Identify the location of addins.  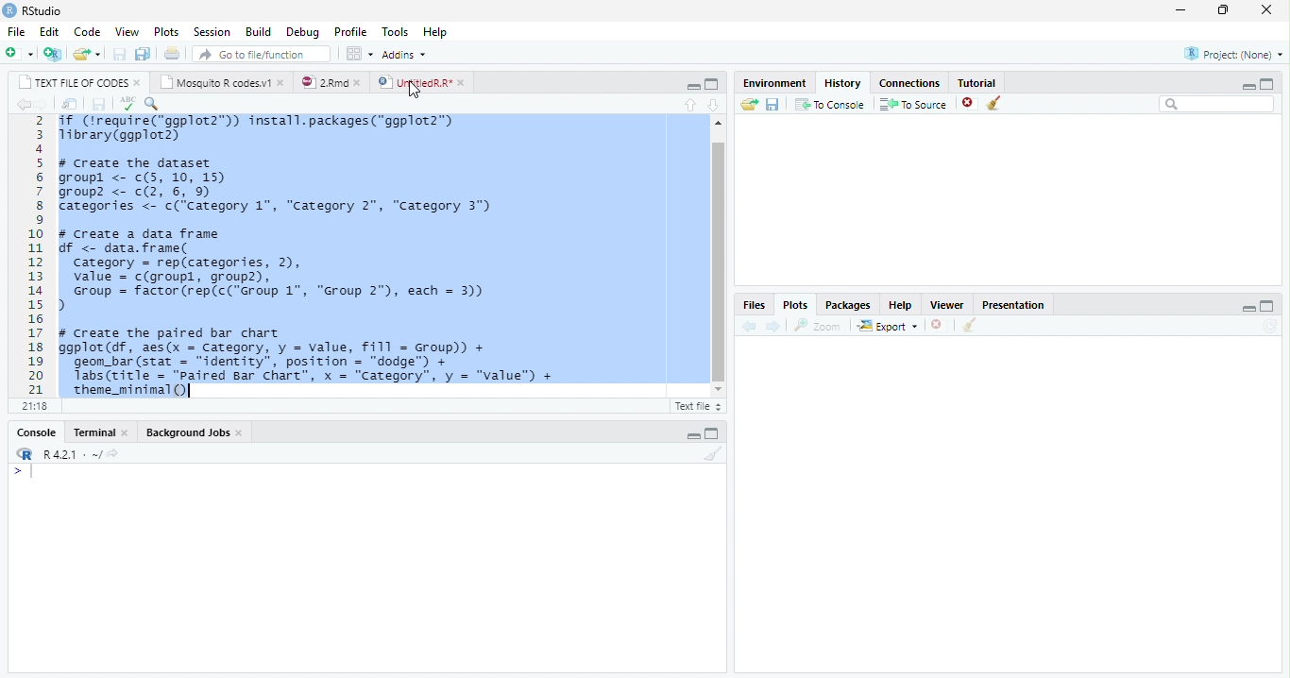
(407, 54).